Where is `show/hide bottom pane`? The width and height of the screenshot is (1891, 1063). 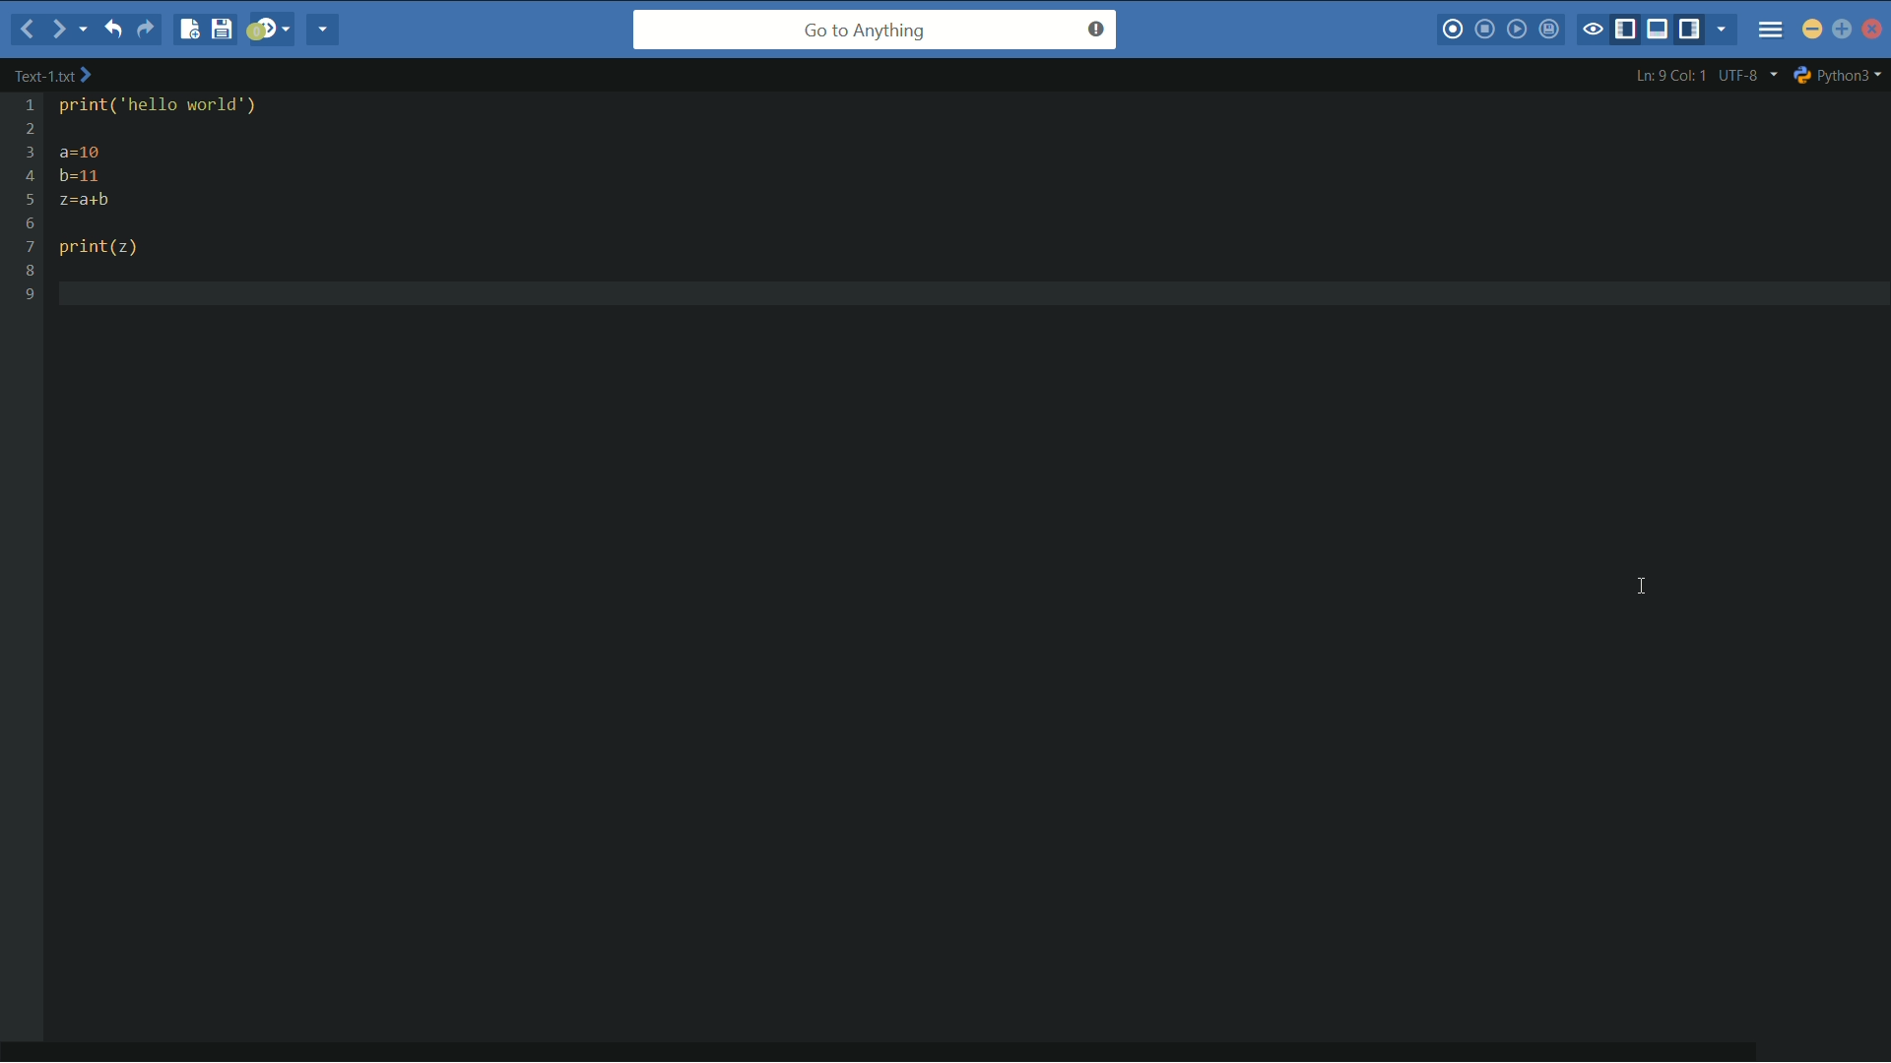
show/hide bottom pane is located at coordinates (1662, 31).